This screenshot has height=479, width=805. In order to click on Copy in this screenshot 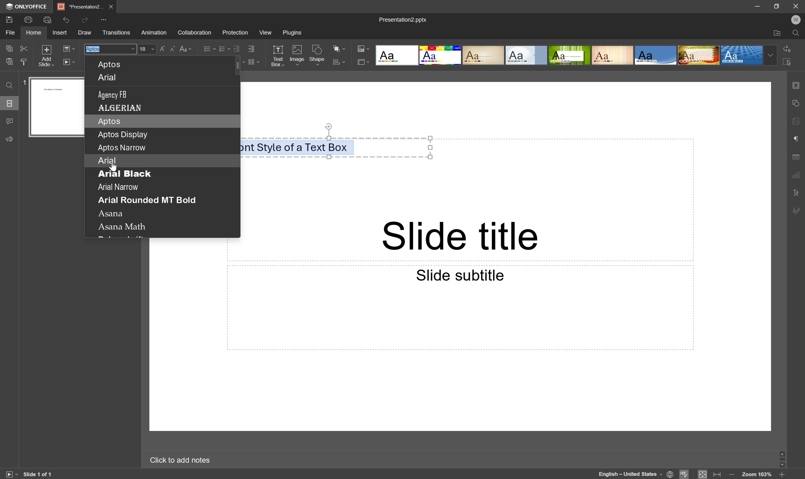, I will do `click(10, 48)`.